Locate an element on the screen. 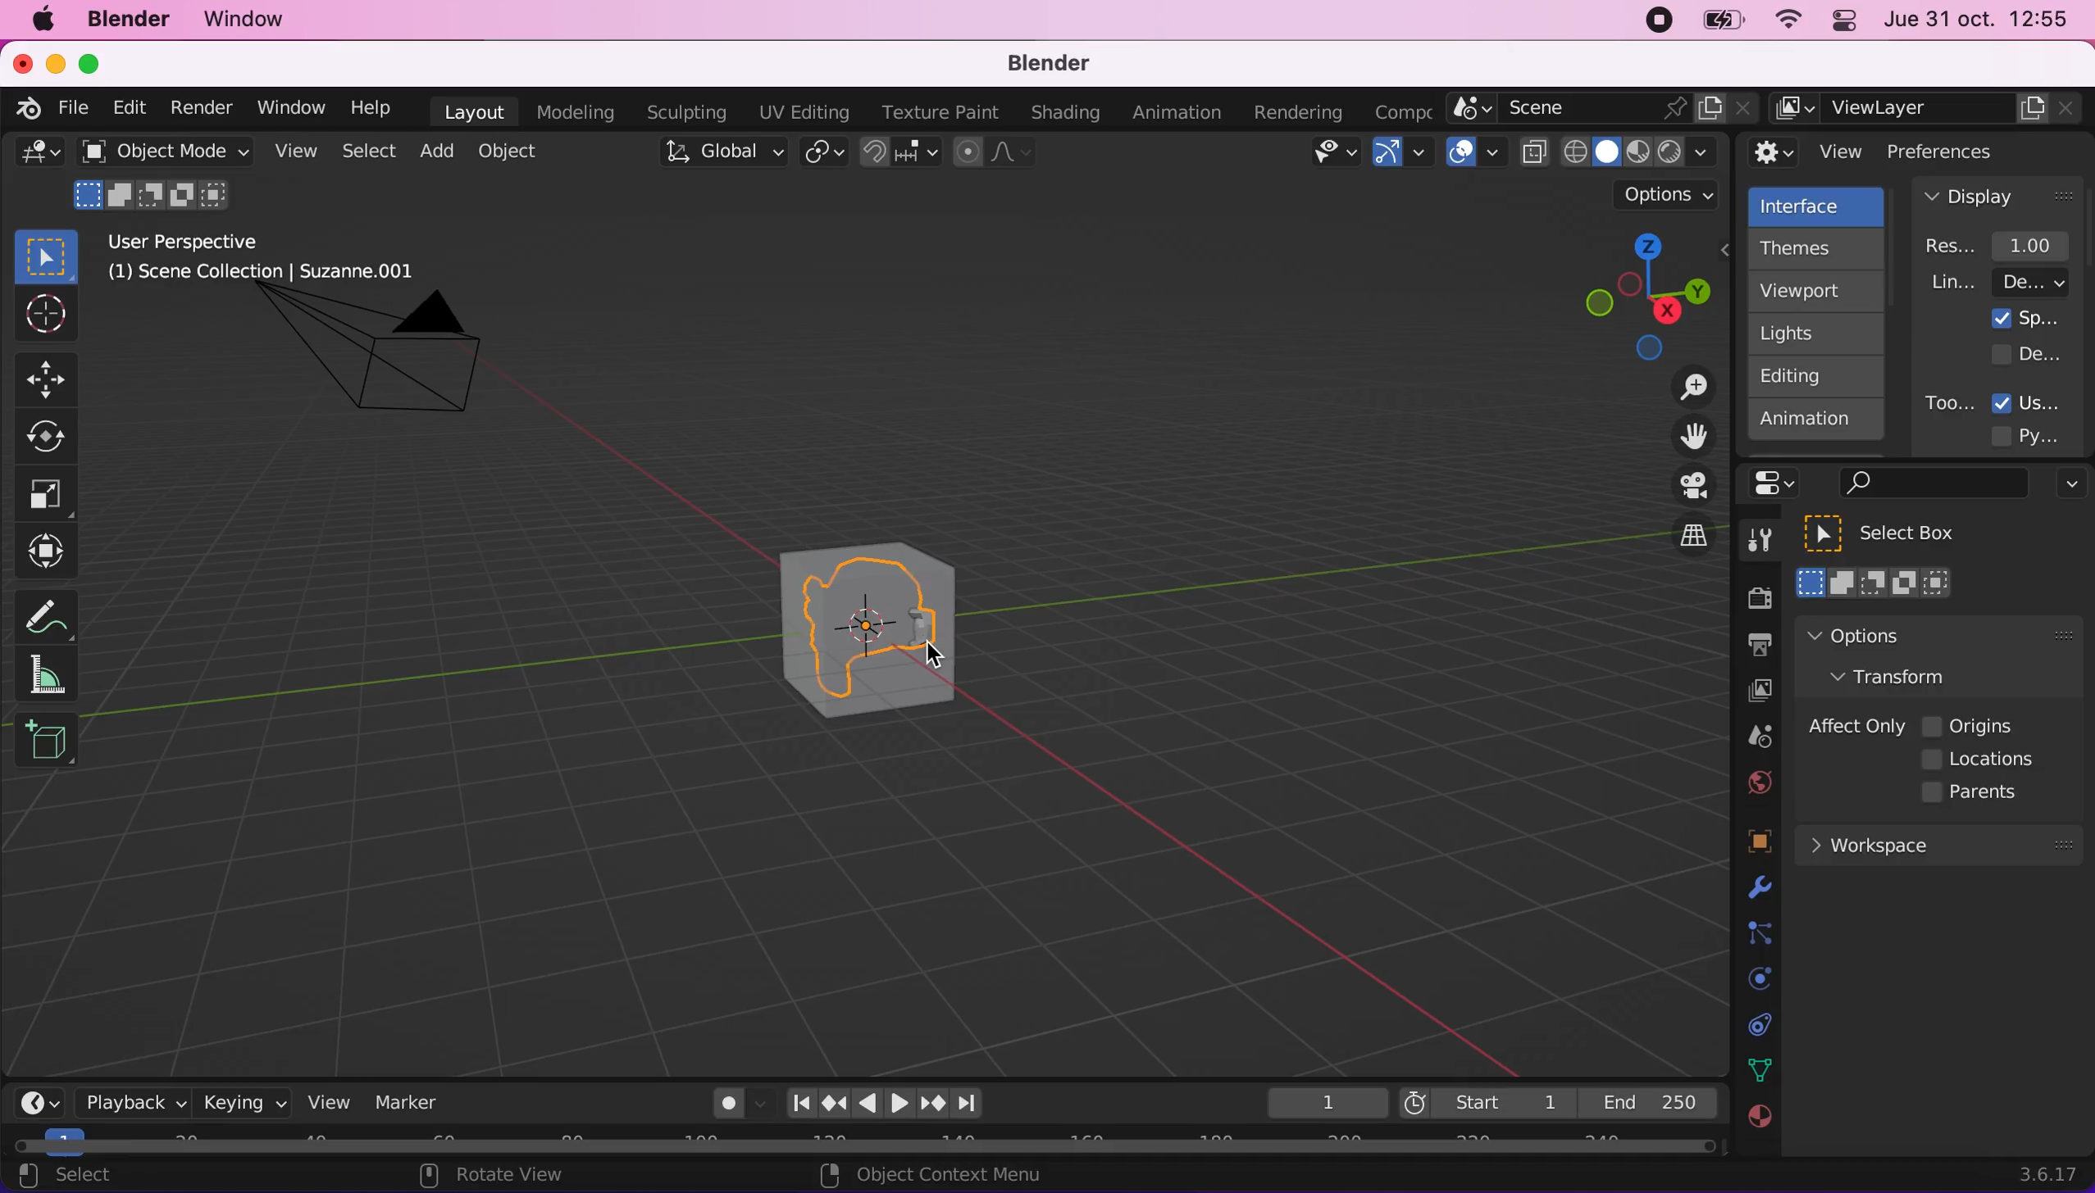 The height and width of the screenshot is (1193, 2095). sculpting is located at coordinates (682, 111).